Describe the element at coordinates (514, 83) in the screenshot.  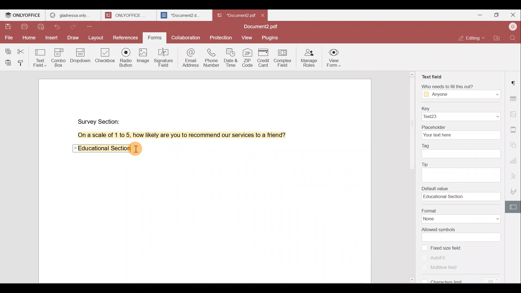
I see `Paragraph settings` at that location.